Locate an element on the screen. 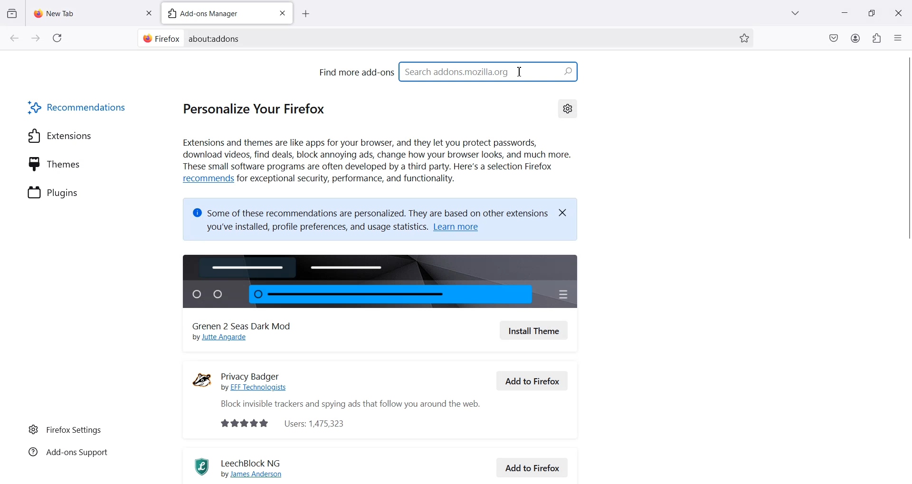 The height and width of the screenshot is (484, 912). for exceptional security, performance, and functionality. is located at coordinates (353, 180).